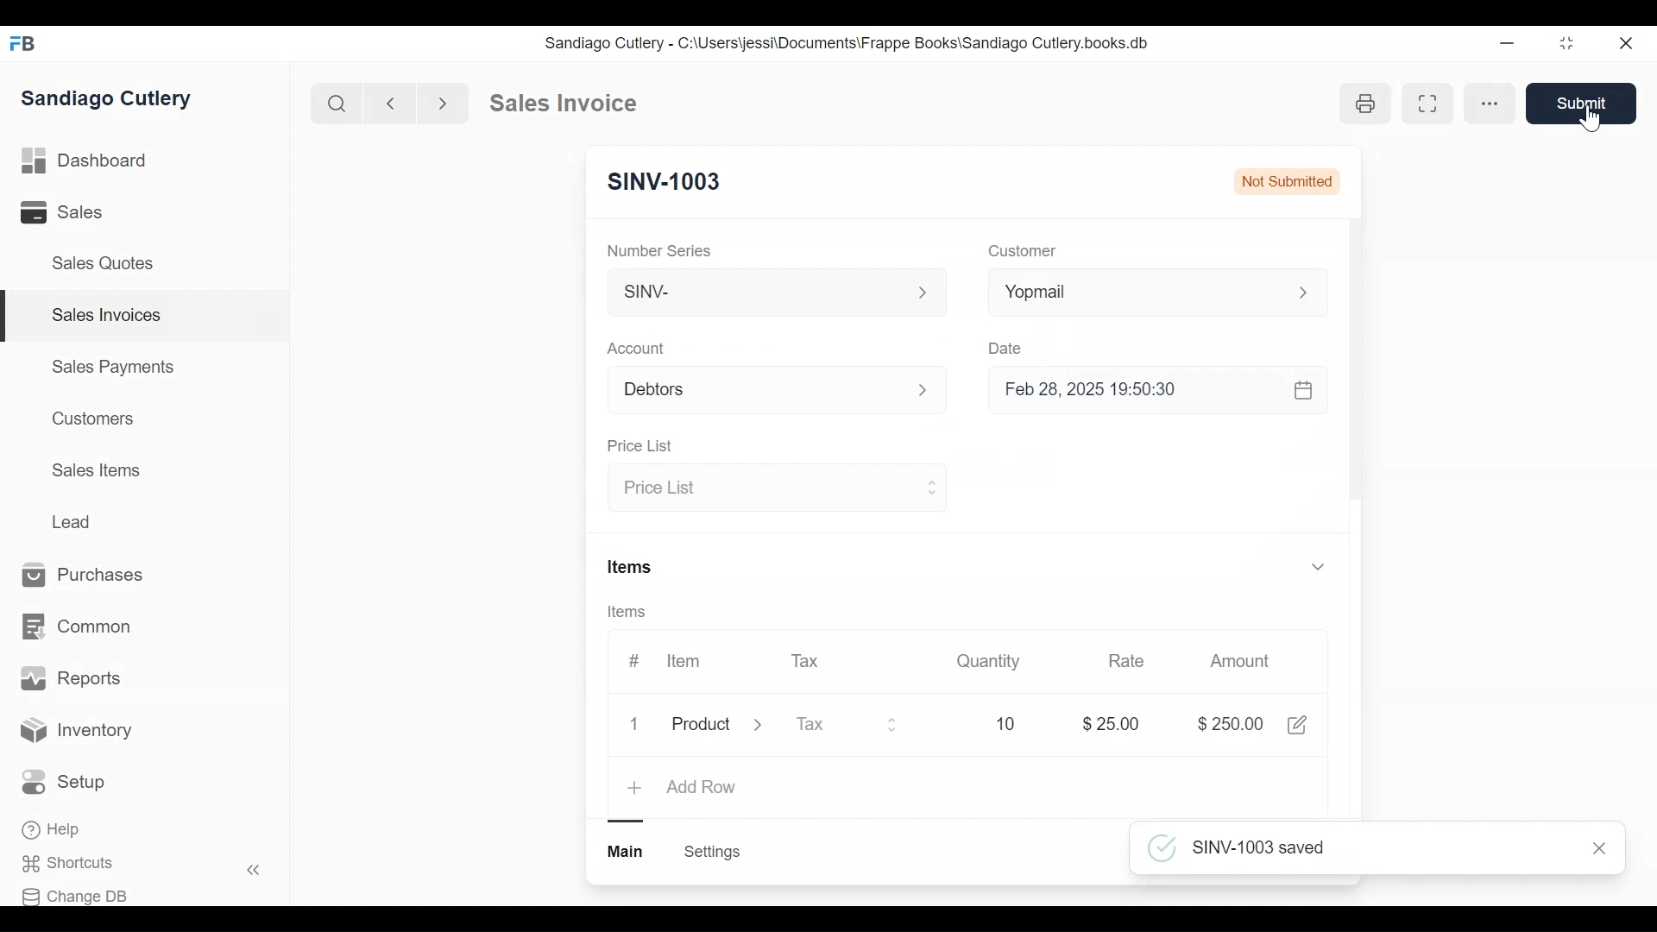 The width and height of the screenshot is (1657, 932). I want to click on Sales Items, so click(96, 469).